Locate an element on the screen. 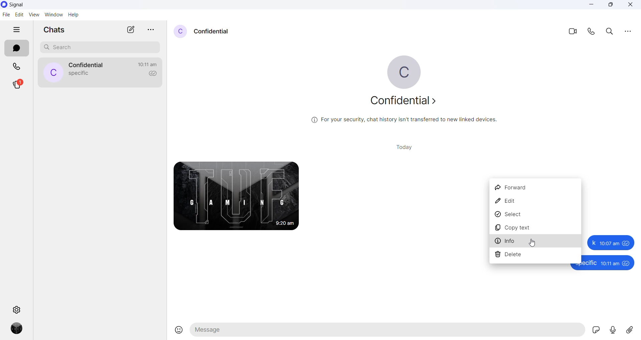 The image size is (641, 340). voice mail is located at coordinates (614, 330).